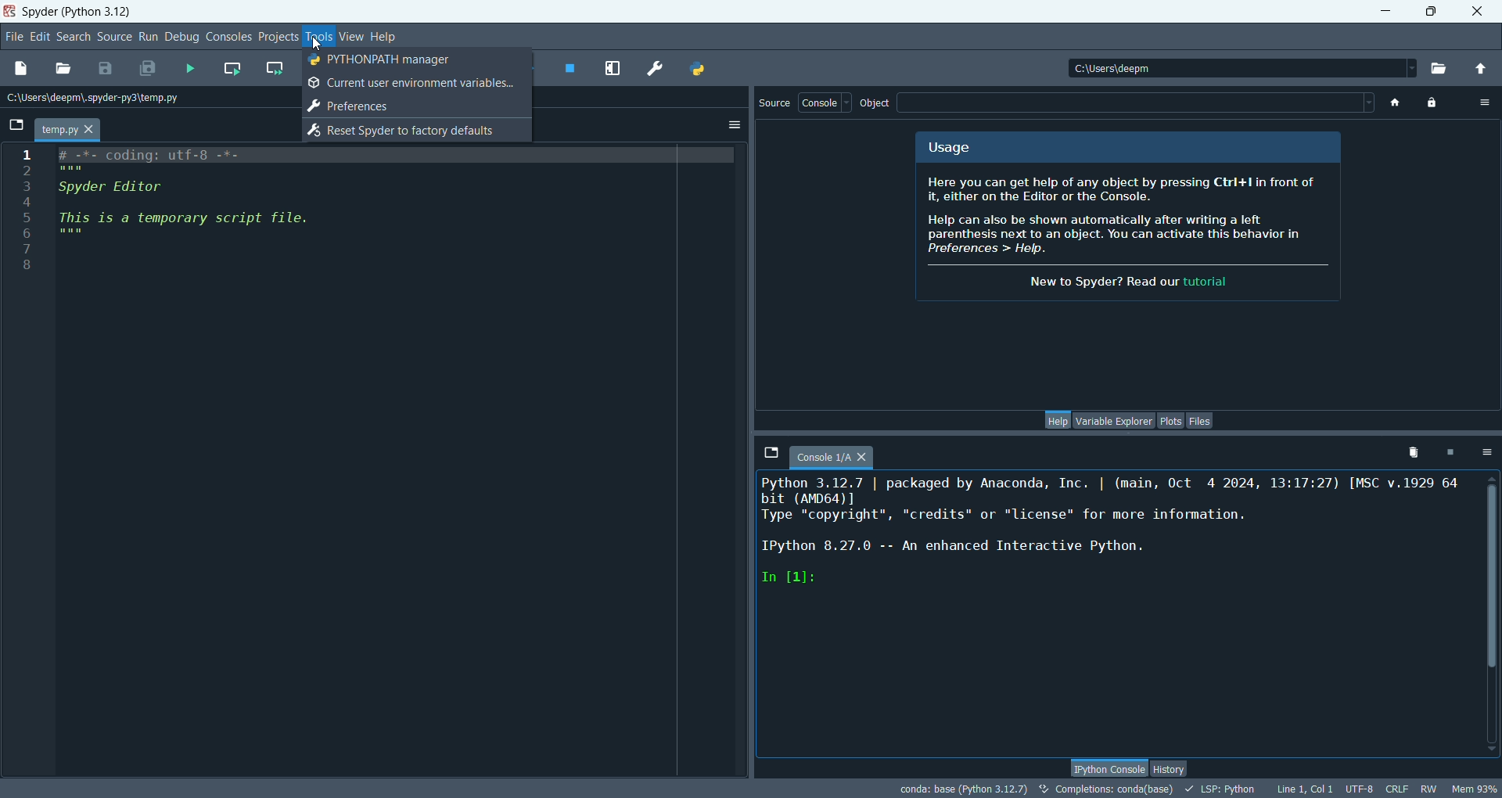 This screenshot has width=1502, height=798. Describe the element at coordinates (1484, 68) in the screenshot. I see `change to parent directory` at that location.